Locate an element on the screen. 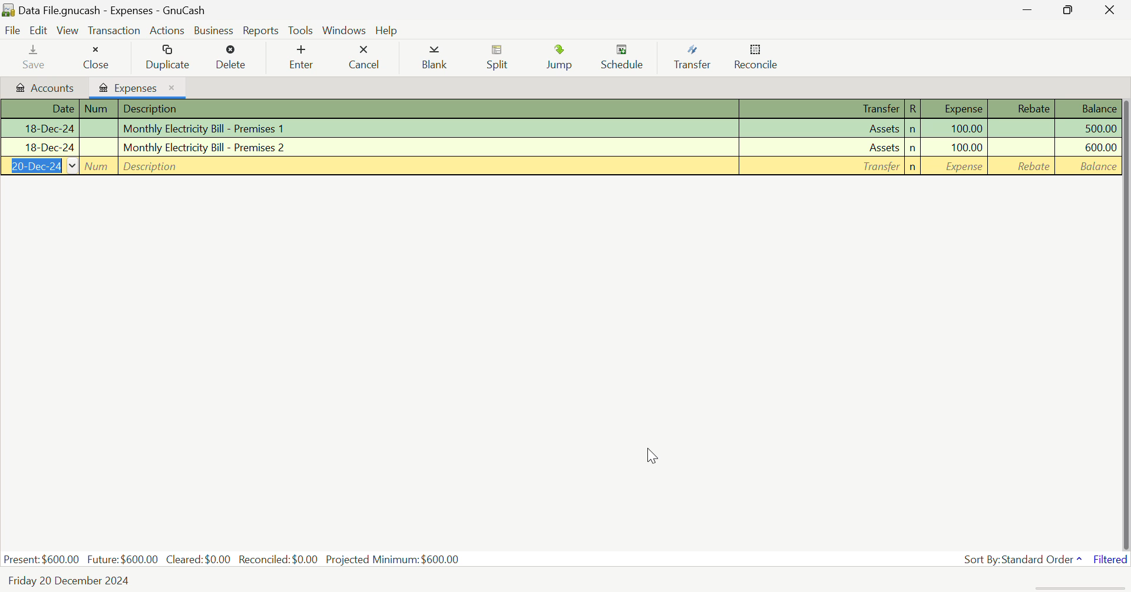 This screenshot has height=592, width=1131. tools is located at coordinates (300, 31).